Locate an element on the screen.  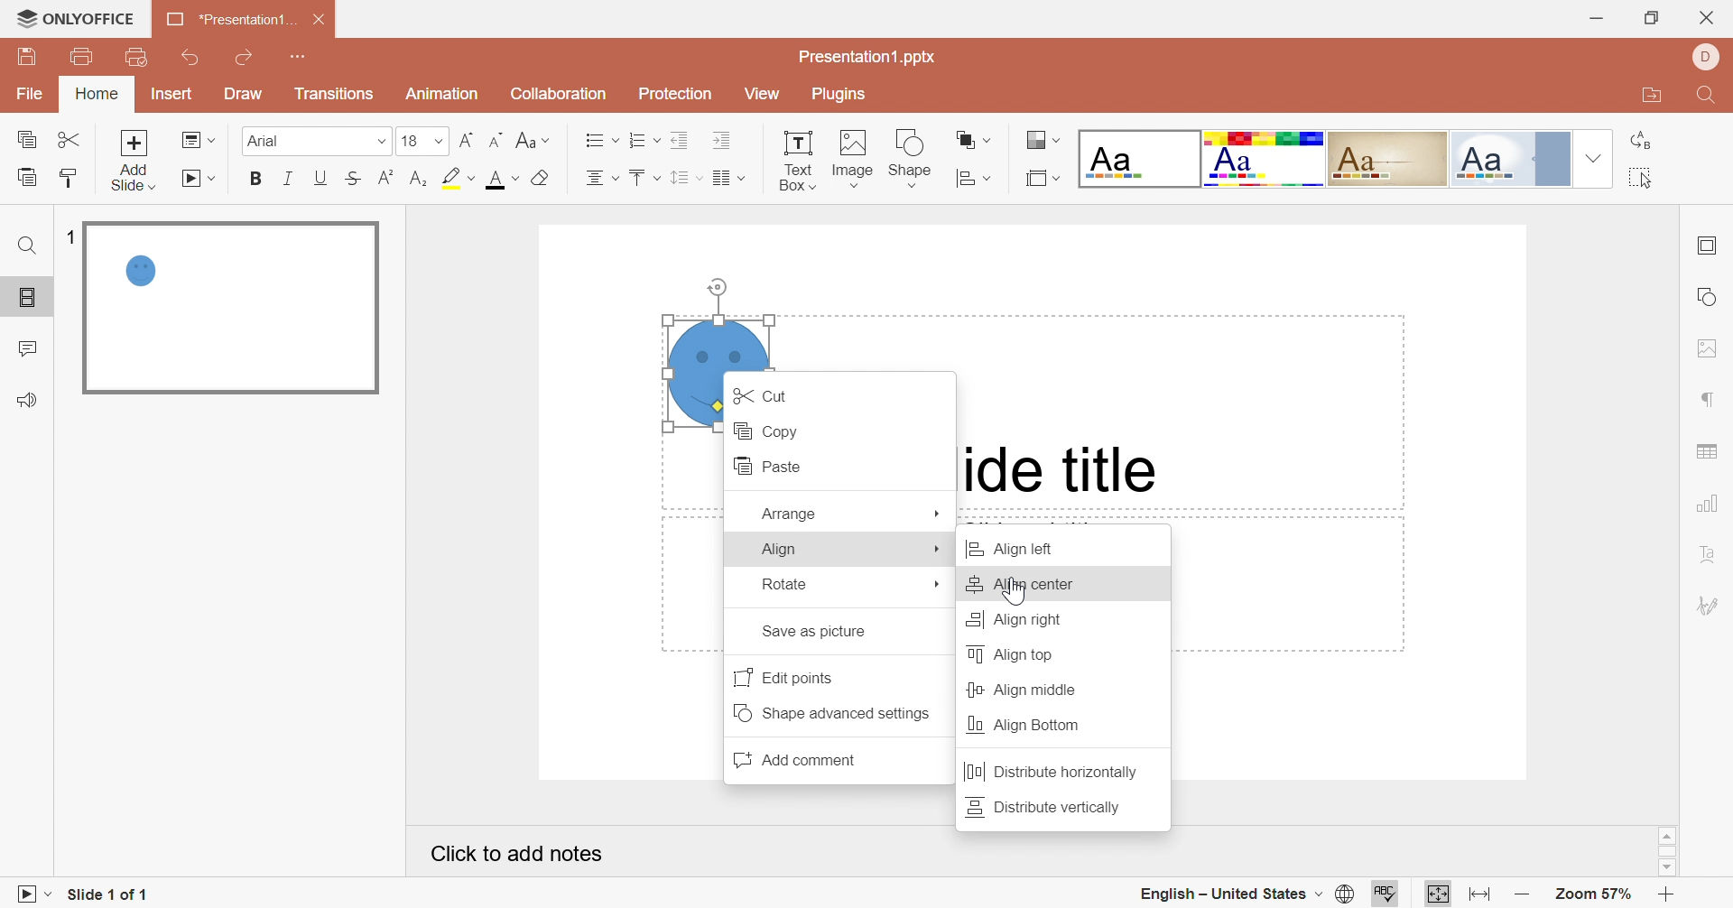
Scroll Up is located at coordinates (1667, 835).